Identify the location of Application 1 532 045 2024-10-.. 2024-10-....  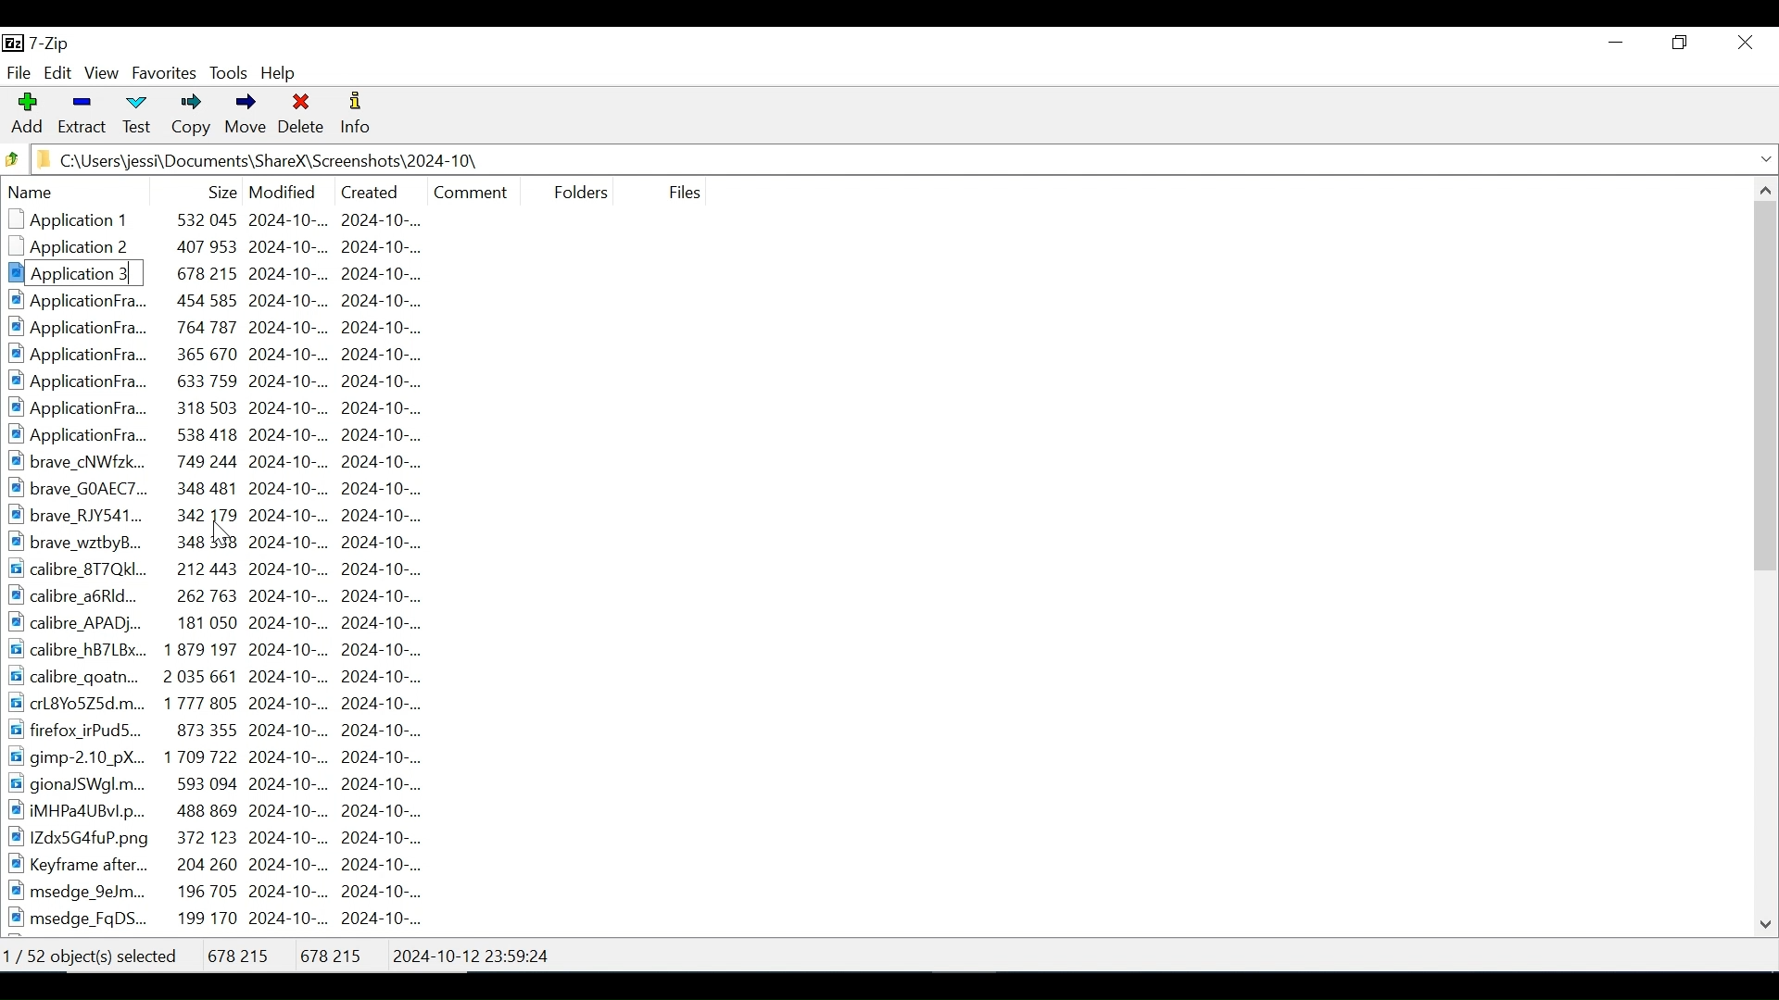
(238, 220).